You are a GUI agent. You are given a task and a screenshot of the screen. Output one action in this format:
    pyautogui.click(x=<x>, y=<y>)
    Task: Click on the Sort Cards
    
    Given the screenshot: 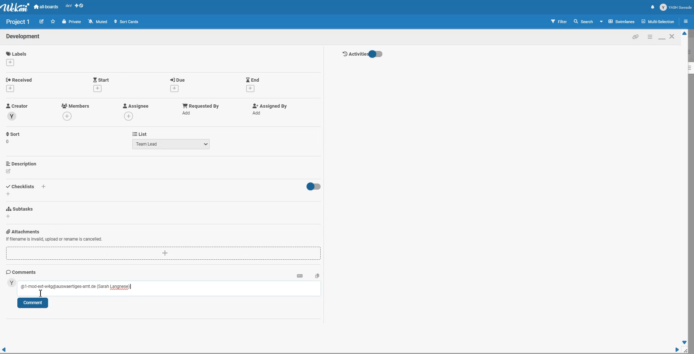 What is the action you would take?
    pyautogui.click(x=126, y=21)
    